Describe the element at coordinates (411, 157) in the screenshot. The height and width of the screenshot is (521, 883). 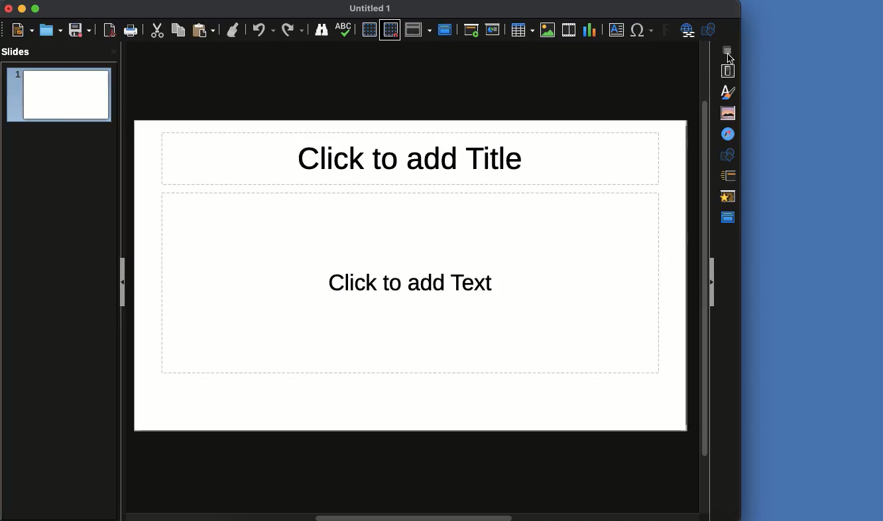
I see `Title` at that location.